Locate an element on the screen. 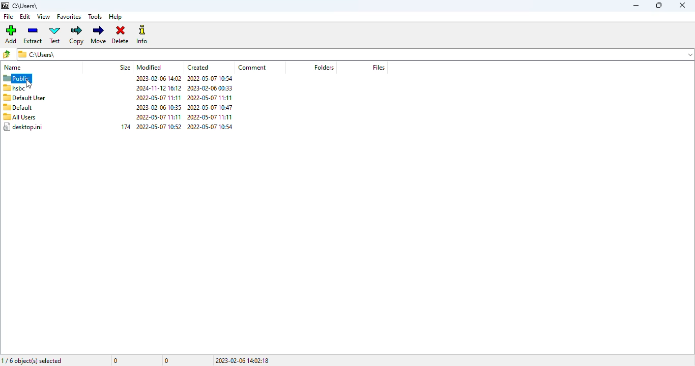 This screenshot has height=366, width=695. c\Users\ is located at coordinates (354, 55).